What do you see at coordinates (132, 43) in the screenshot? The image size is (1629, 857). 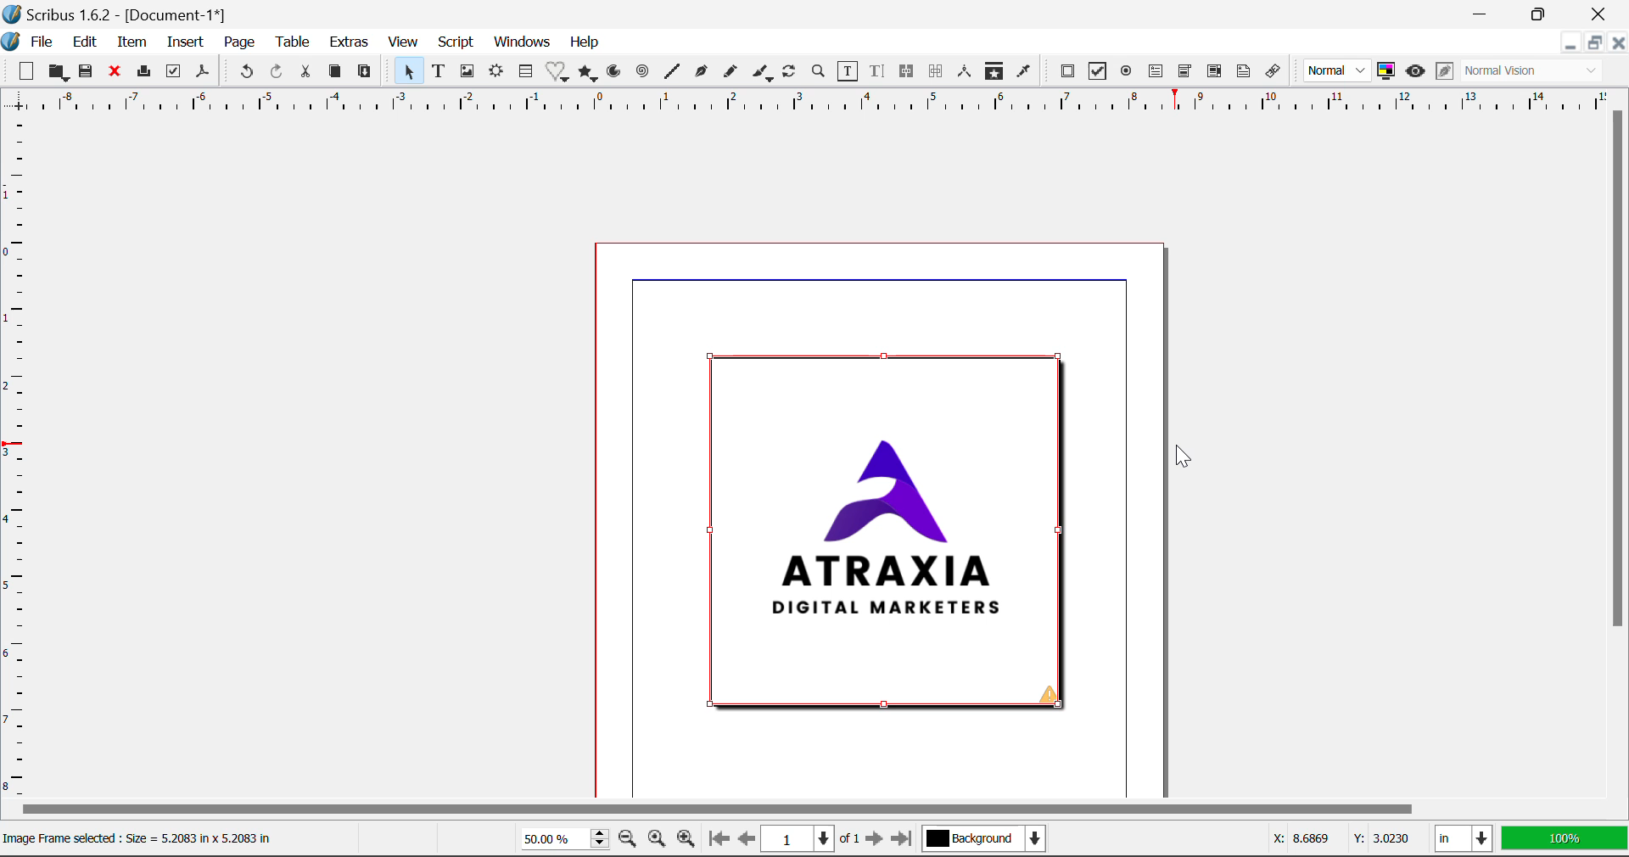 I see `Item` at bounding box center [132, 43].